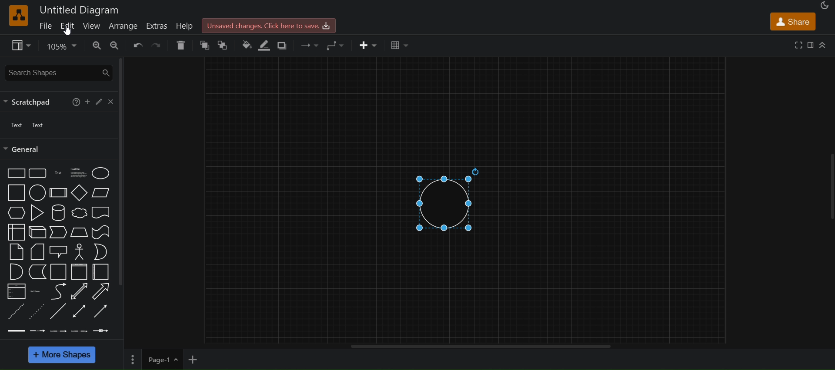 The image size is (835, 370). What do you see at coordinates (57, 193) in the screenshot?
I see `process` at bounding box center [57, 193].